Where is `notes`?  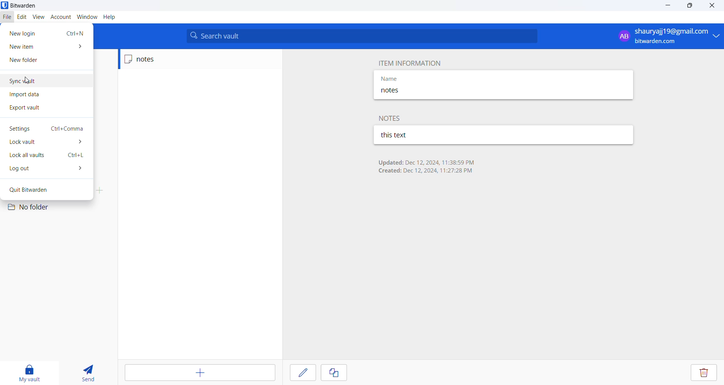 notes is located at coordinates (157, 59).